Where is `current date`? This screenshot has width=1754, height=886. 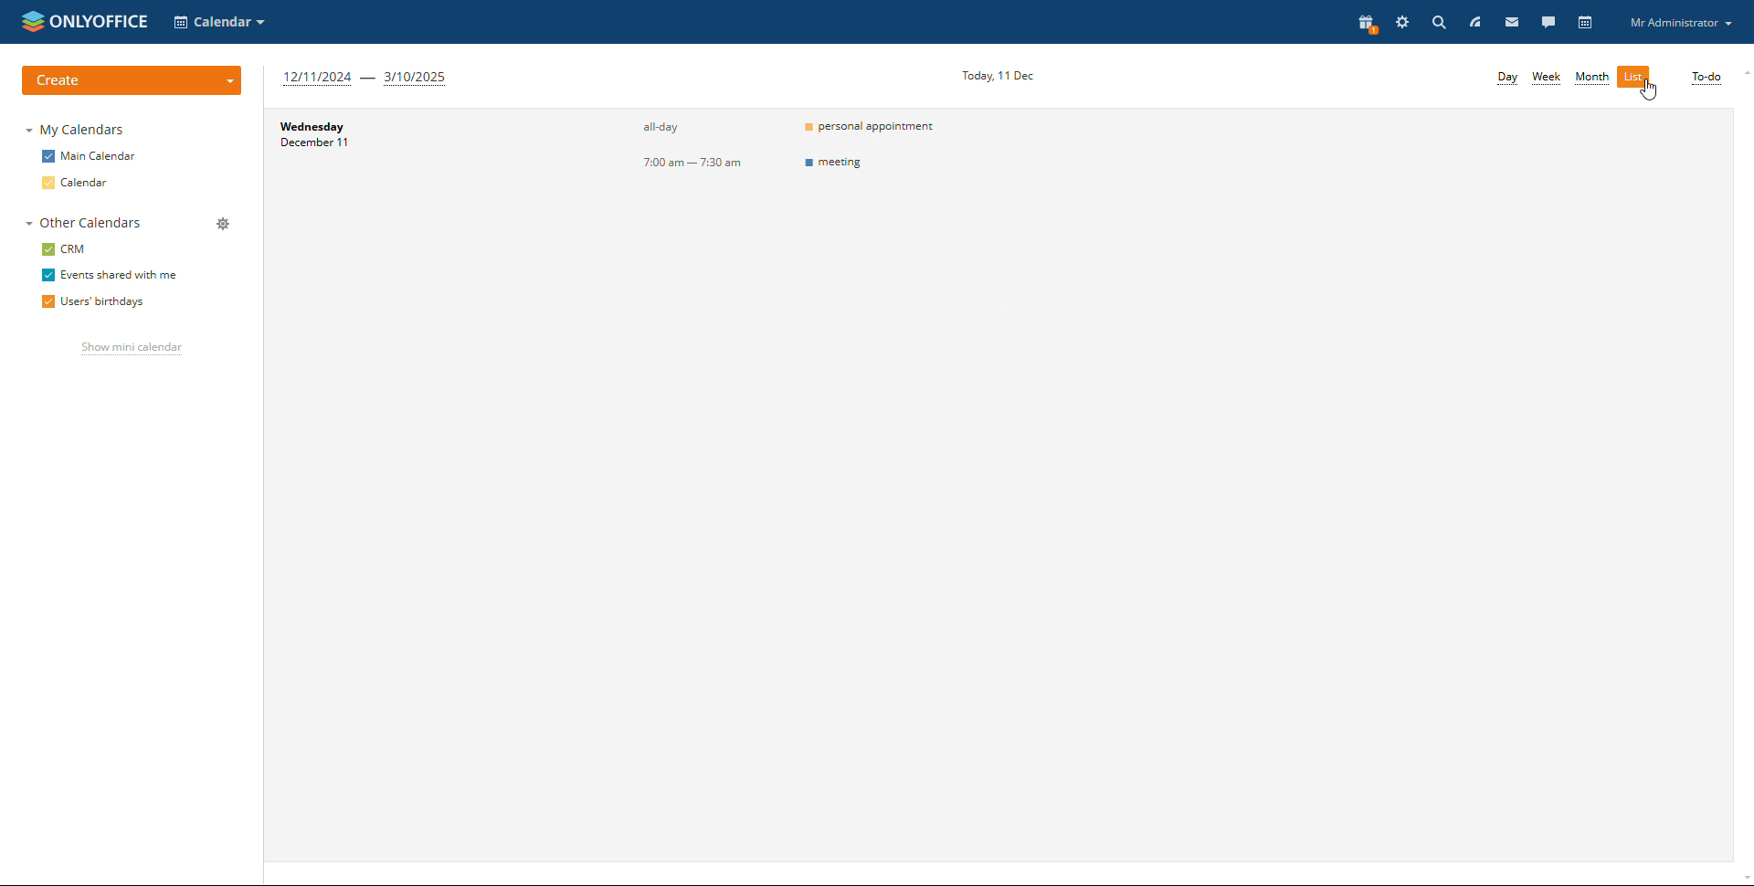 current date is located at coordinates (997, 76).